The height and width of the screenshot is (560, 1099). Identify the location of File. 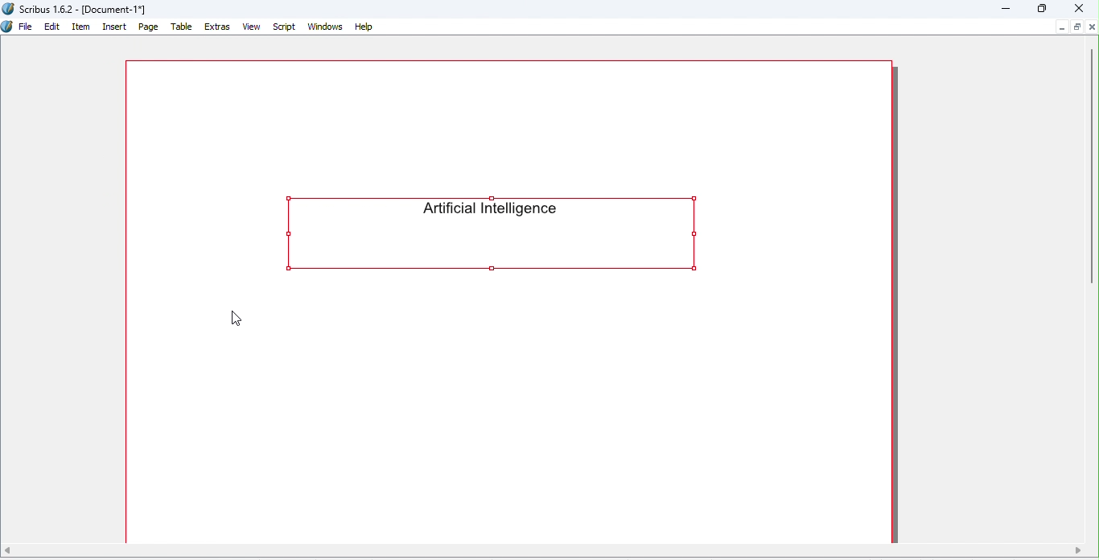
(26, 27).